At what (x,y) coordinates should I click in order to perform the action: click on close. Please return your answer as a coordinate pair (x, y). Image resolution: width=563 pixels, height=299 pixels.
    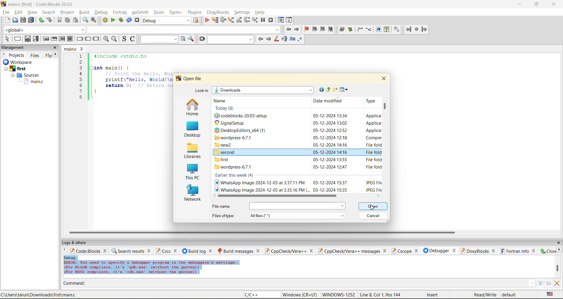
    Looking at the image, I should click on (211, 251).